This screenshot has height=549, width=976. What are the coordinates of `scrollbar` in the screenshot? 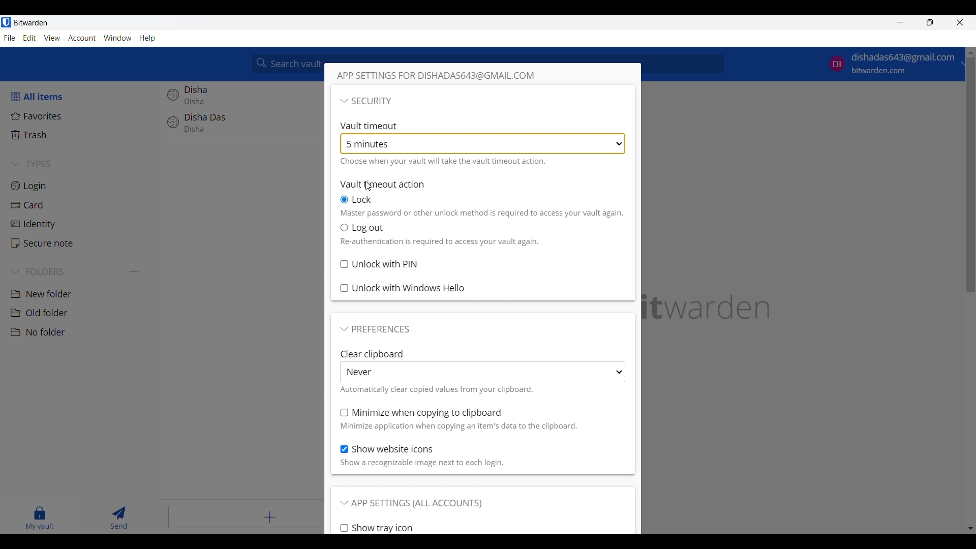 It's located at (970, 176).